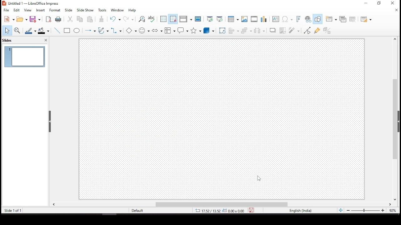  Describe the element at coordinates (58, 20) in the screenshot. I see `print` at that location.